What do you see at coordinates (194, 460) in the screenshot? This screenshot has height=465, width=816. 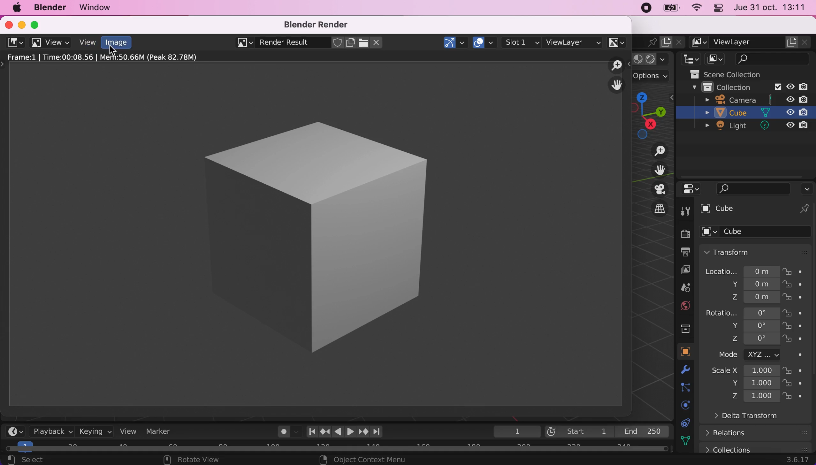 I see `rotate view` at bounding box center [194, 460].